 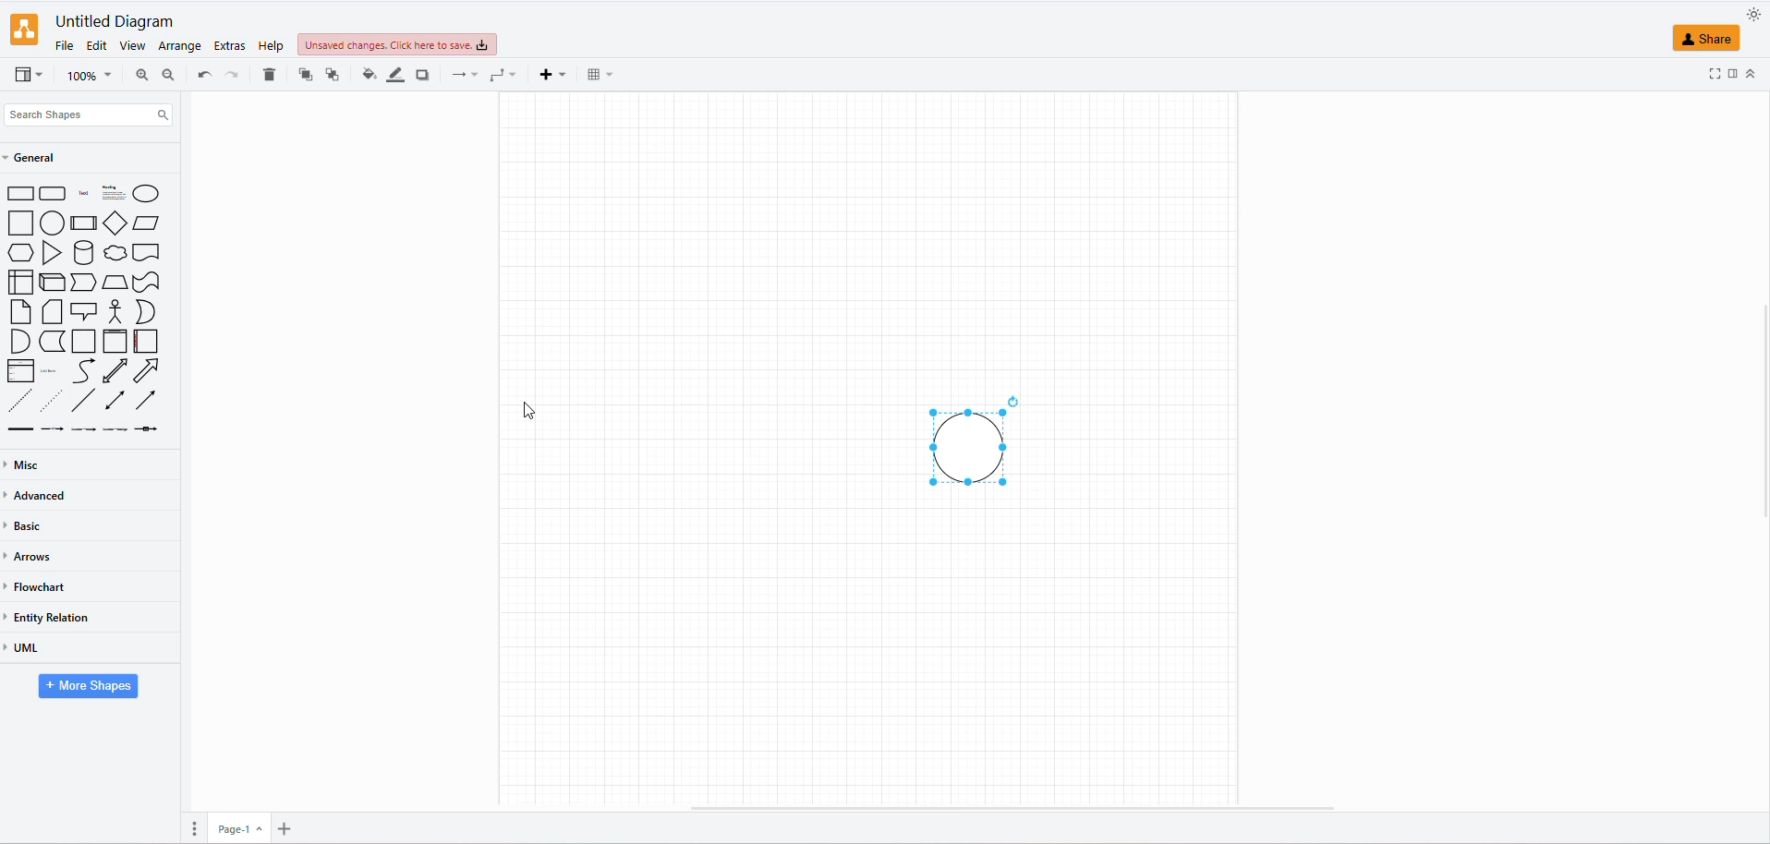 What do you see at coordinates (81, 280) in the screenshot?
I see `STEP` at bounding box center [81, 280].